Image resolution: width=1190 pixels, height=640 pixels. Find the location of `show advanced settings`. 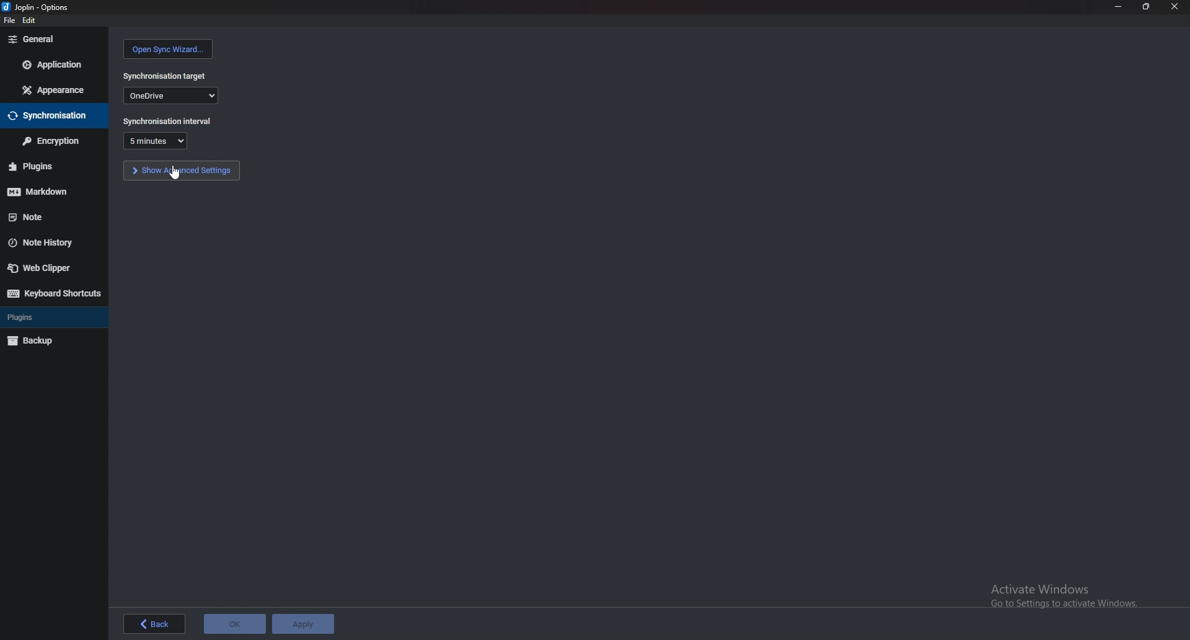

show advanced settings is located at coordinates (182, 170).